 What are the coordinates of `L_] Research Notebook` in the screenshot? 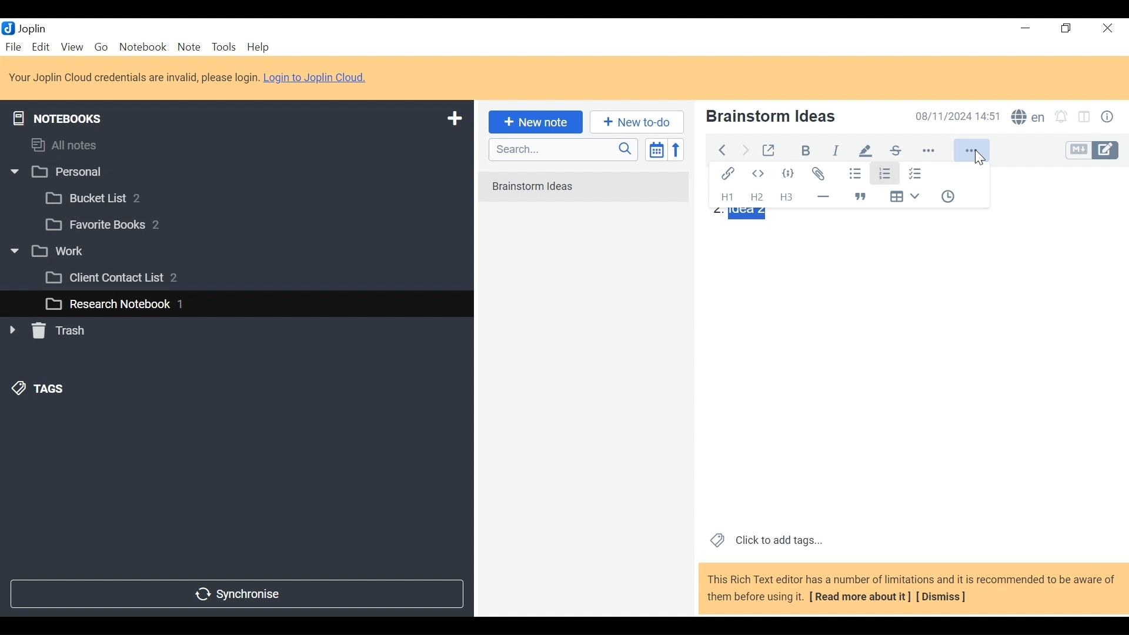 It's located at (107, 305).